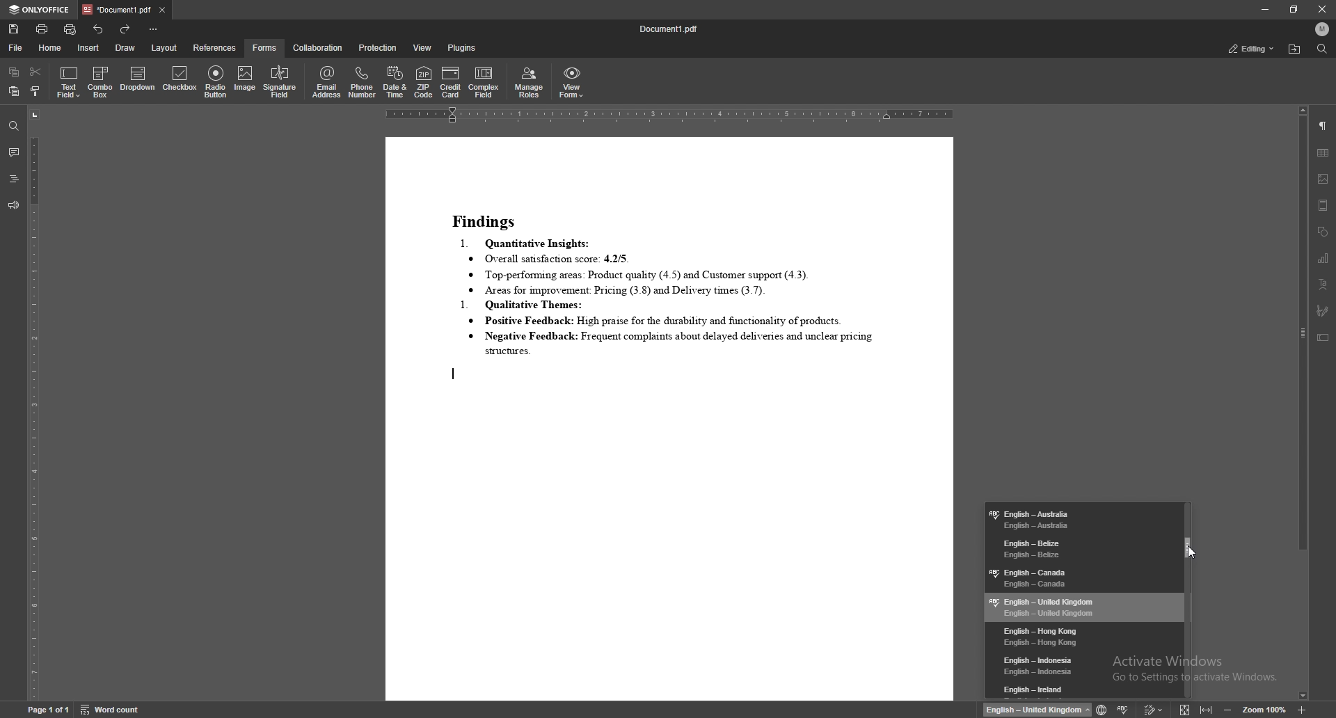 Image resolution: width=1336 pixels, height=718 pixels. What do you see at coordinates (422, 48) in the screenshot?
I see `view` at bounding box center [422, 48].